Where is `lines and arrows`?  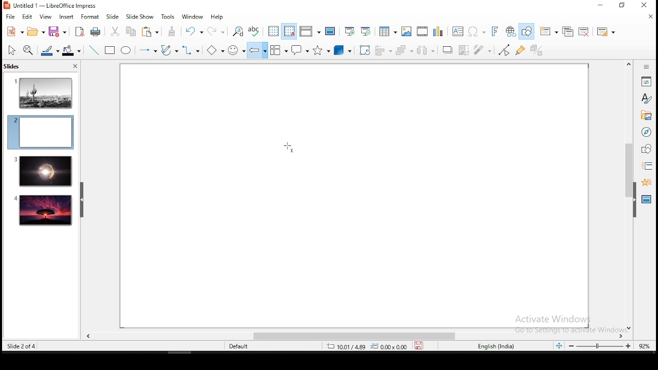 lines and arrows is located at coordinates (148, 50).